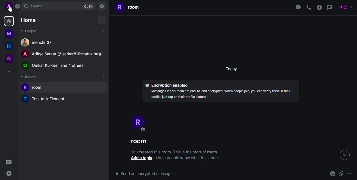 The height and width of the screenshot is (180, 357). Describe the element at coordinates (30, 31) in the screenshot. I see `people` at that location.